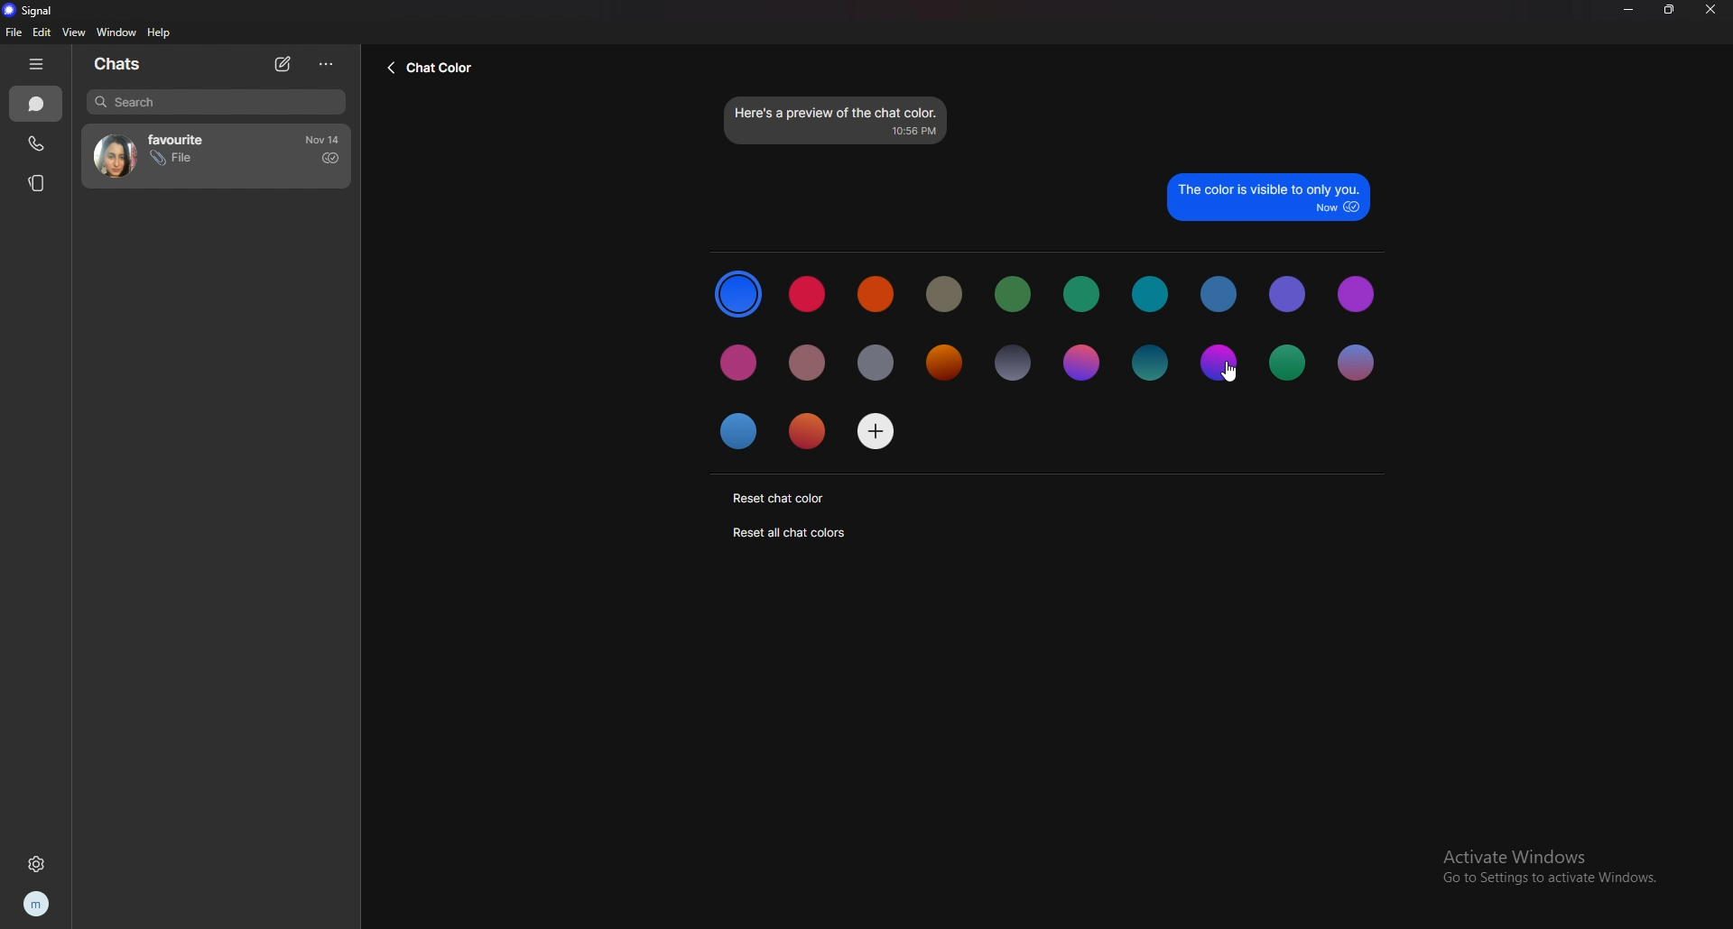 This screenshot has height=929, width=1733. I want to click on contact, so click(189, 155).